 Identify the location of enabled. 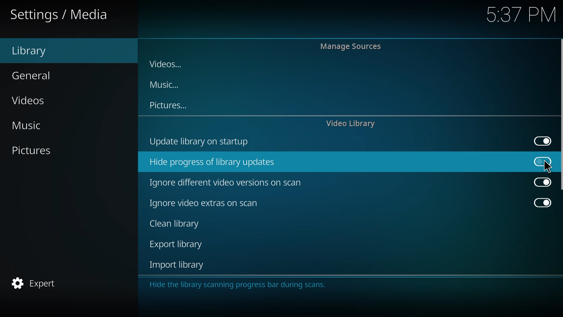
(539, 202).